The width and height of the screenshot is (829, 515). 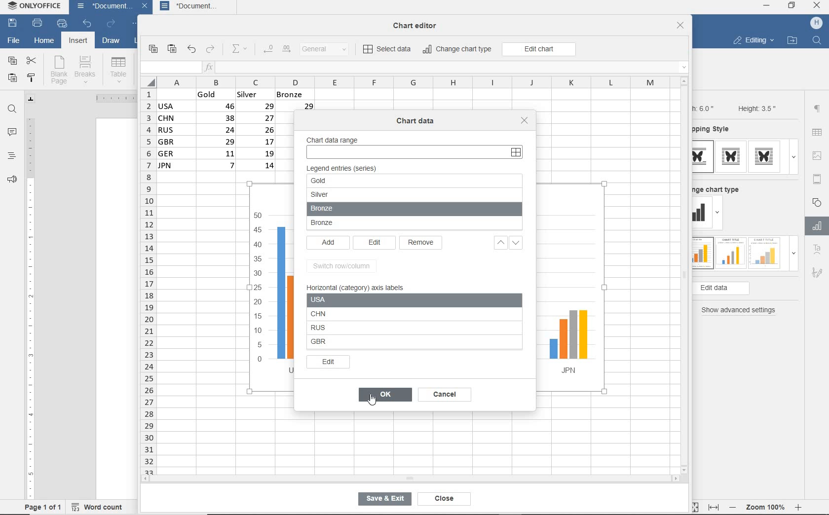 What do you see at coordinates (344, 266) in the screenshot?
I see `switch row/column` at bounding box center [344, 266].